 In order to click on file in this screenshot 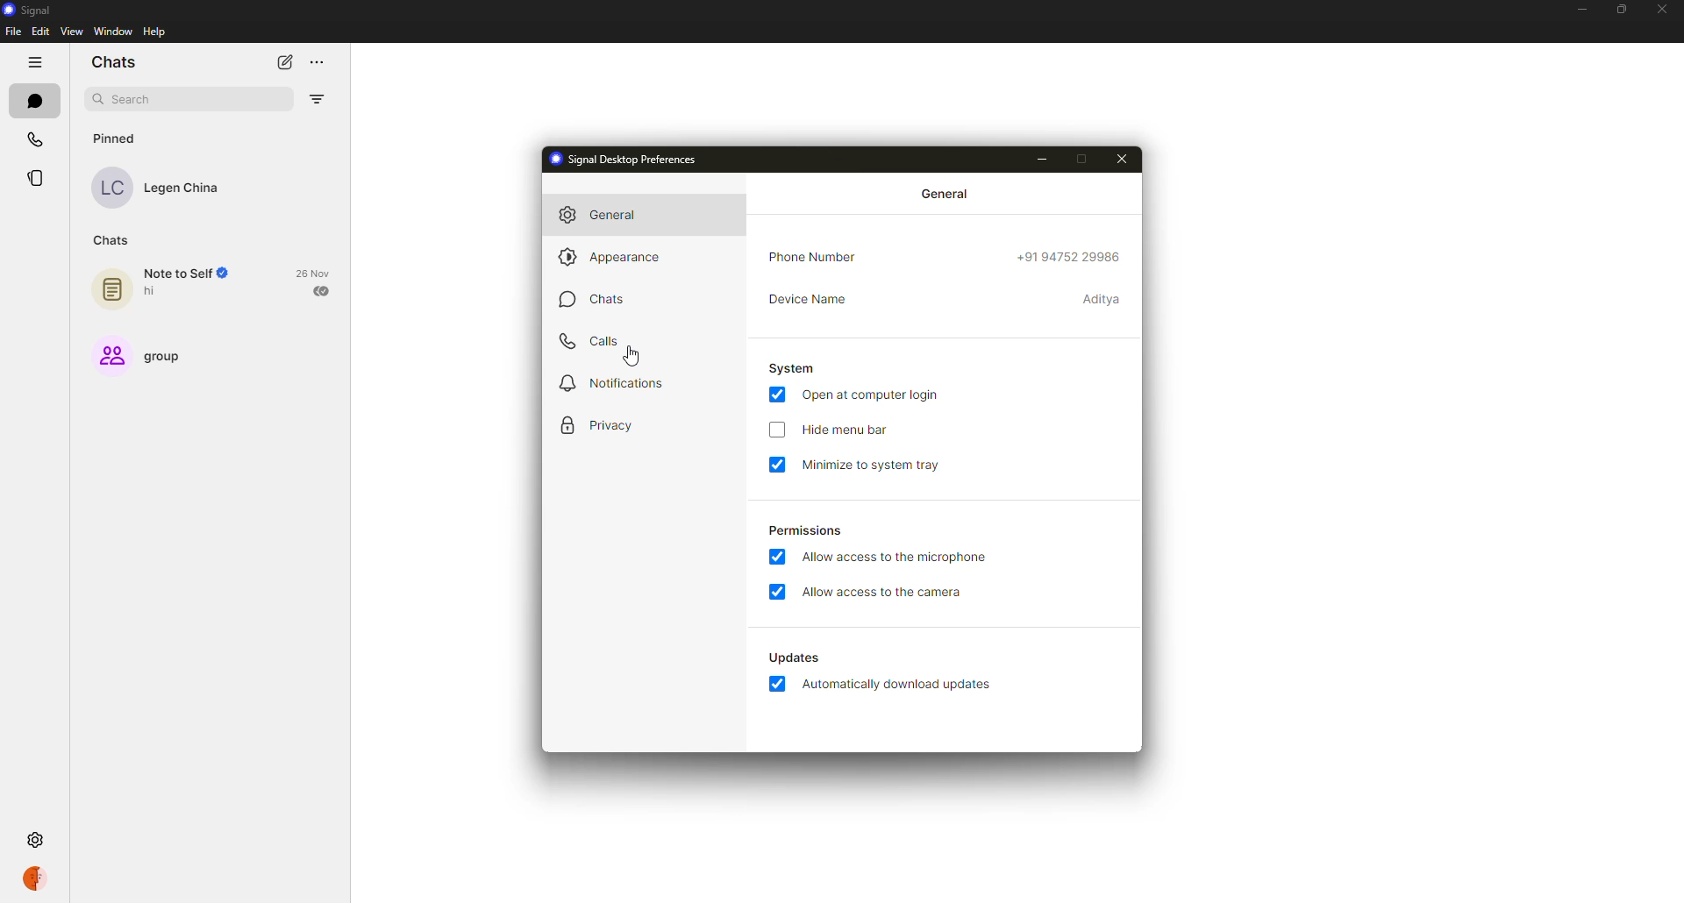, I will do `click(12, 32)`.